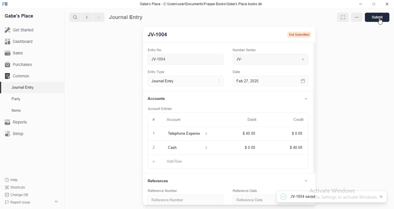 Image resolution: width=394 pixels, height=209 pixels. What do you see at coordinates (299, 120) in the screenshot?
I see `Credit` at bounding box center [299, 120].